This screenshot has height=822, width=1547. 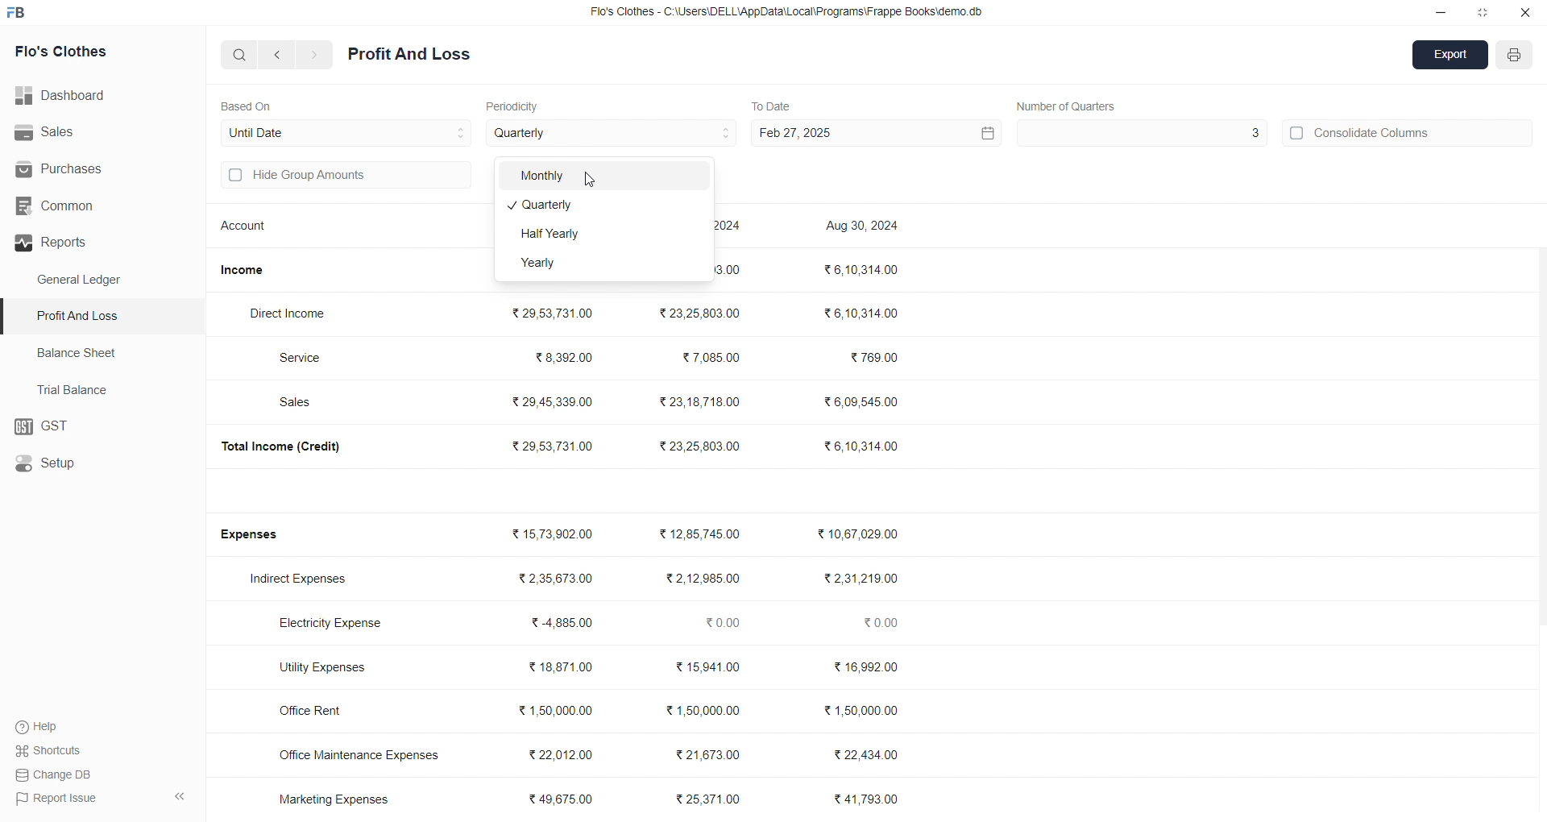 I want to click on Utility Expenses., so click(x=332, y=666).